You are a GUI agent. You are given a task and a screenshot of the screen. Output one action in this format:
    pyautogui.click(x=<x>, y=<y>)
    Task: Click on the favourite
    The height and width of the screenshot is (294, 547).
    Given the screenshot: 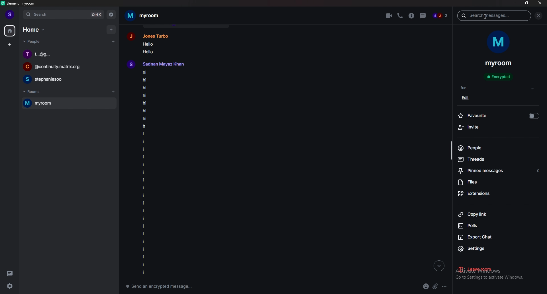 What is the action you would take?
    pyautogui.click(x=499, y=116)
    